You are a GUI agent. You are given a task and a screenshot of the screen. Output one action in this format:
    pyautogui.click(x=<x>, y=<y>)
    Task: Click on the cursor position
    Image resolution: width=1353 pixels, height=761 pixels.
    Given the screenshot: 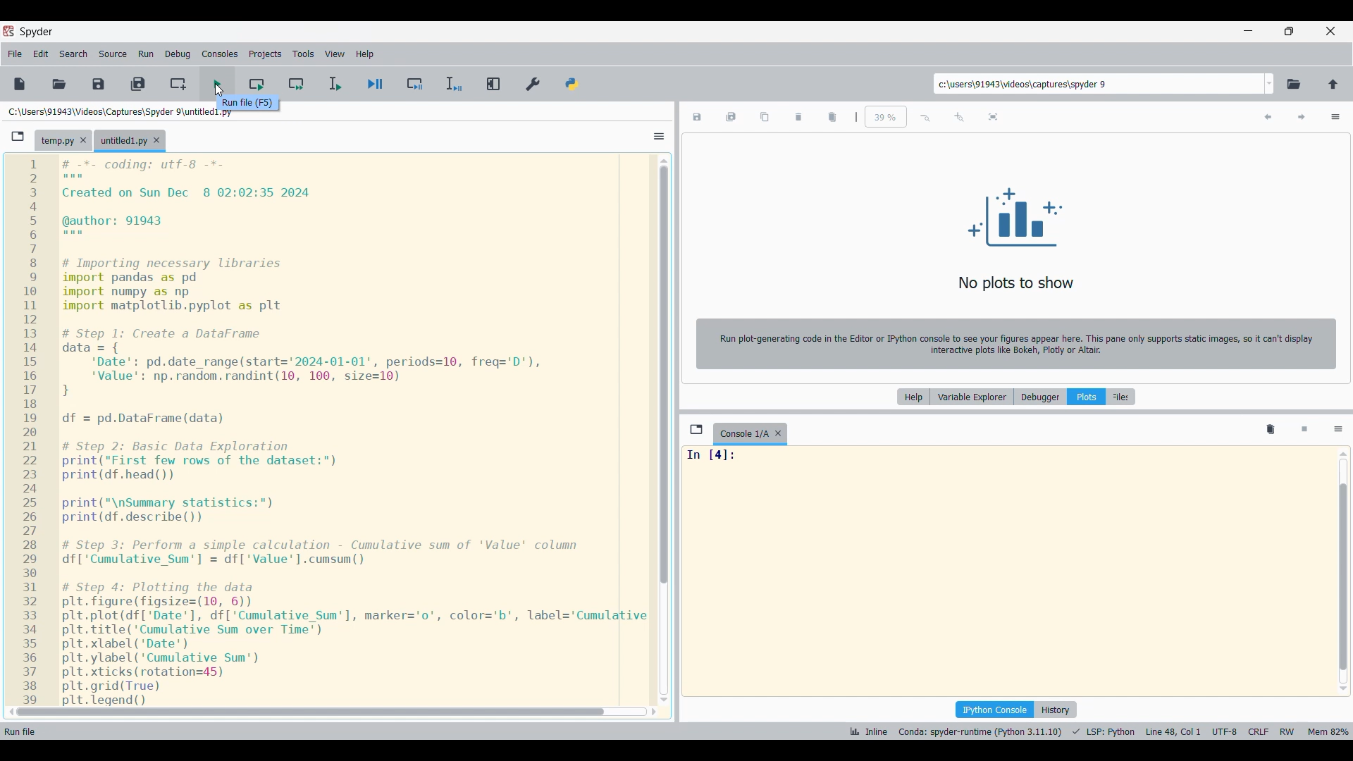 What is the action you would take?
    pyautogui.click(x=1170, y=731)
    